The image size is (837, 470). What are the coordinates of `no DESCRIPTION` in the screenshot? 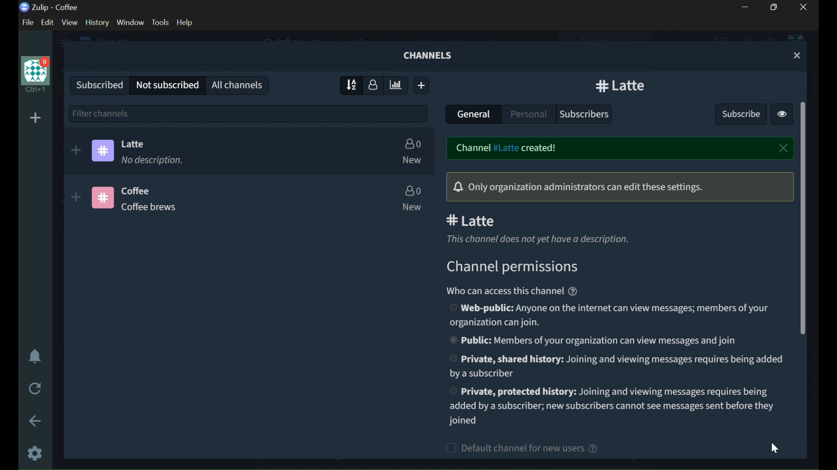 It's located at (154, 161).